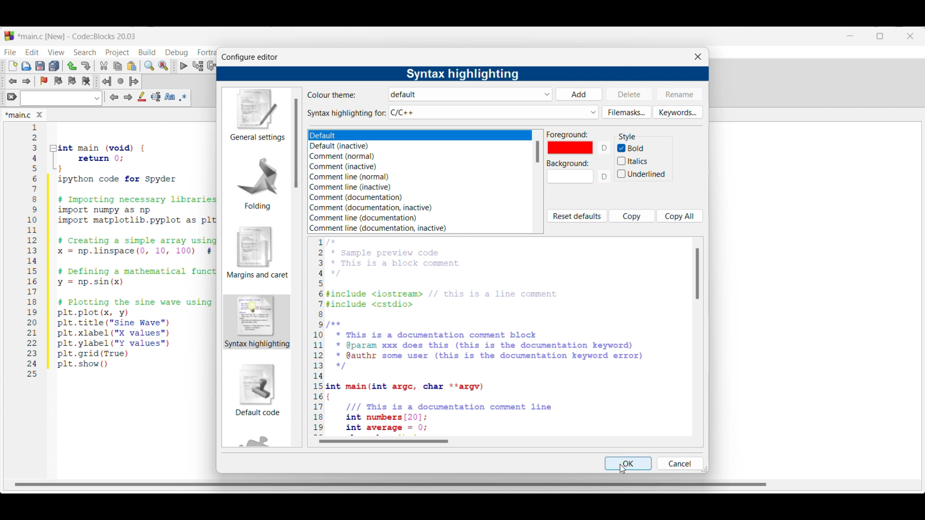 The height and width of the screenshot is (520, 925). Describe the element at coordinates (346, 157) in the screenshot. I see `Comment (normal)` at that location.